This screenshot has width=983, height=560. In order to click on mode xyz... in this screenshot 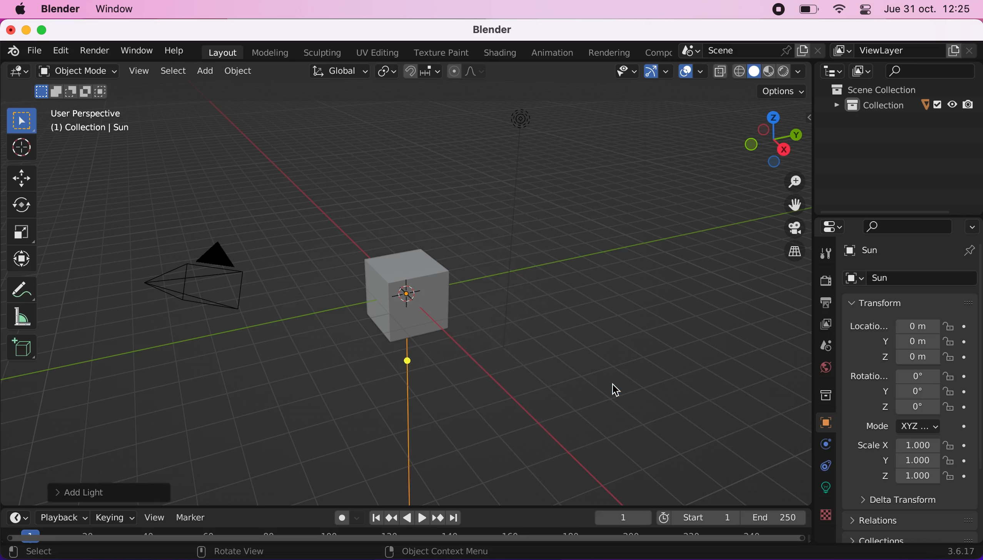, I will do `click(912, 427)`.